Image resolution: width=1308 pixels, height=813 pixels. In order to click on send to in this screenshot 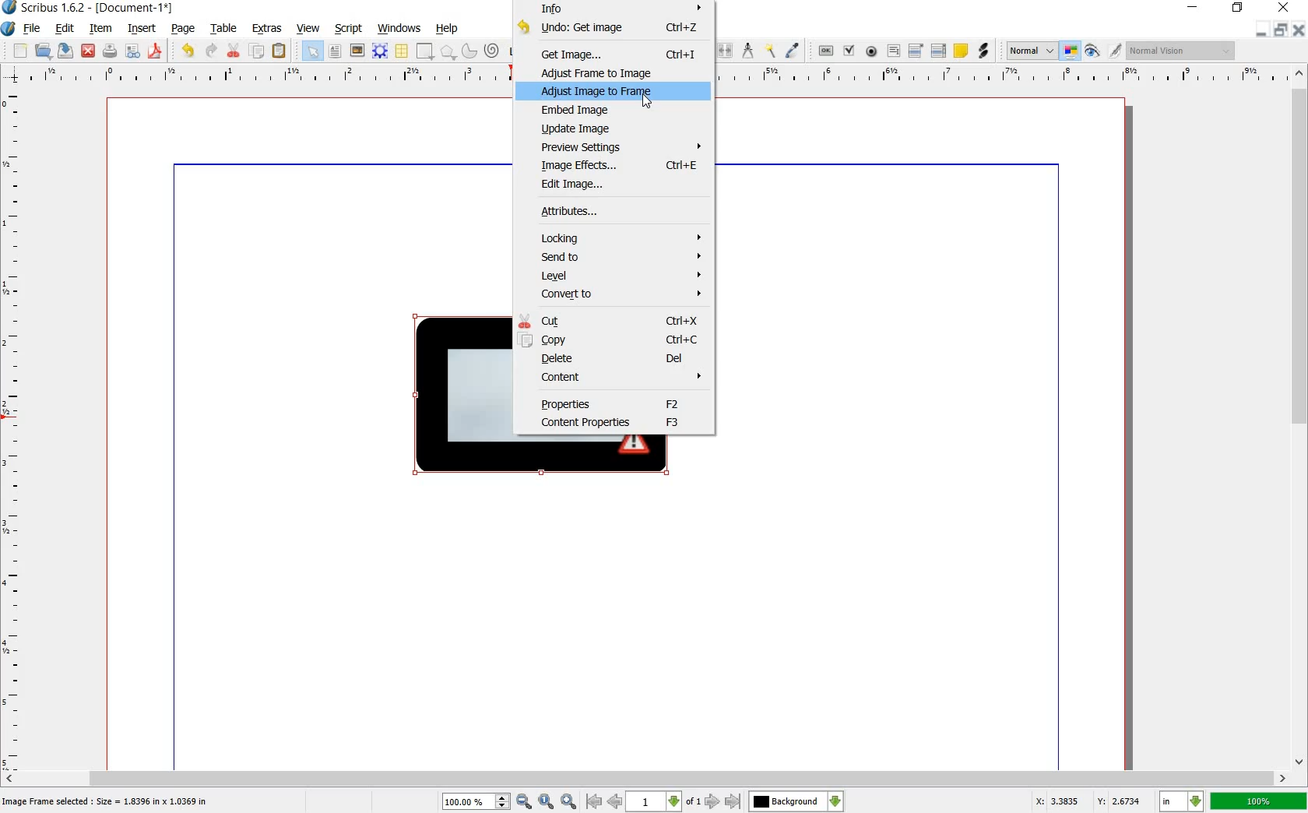, I will do `click(623, 258)`.